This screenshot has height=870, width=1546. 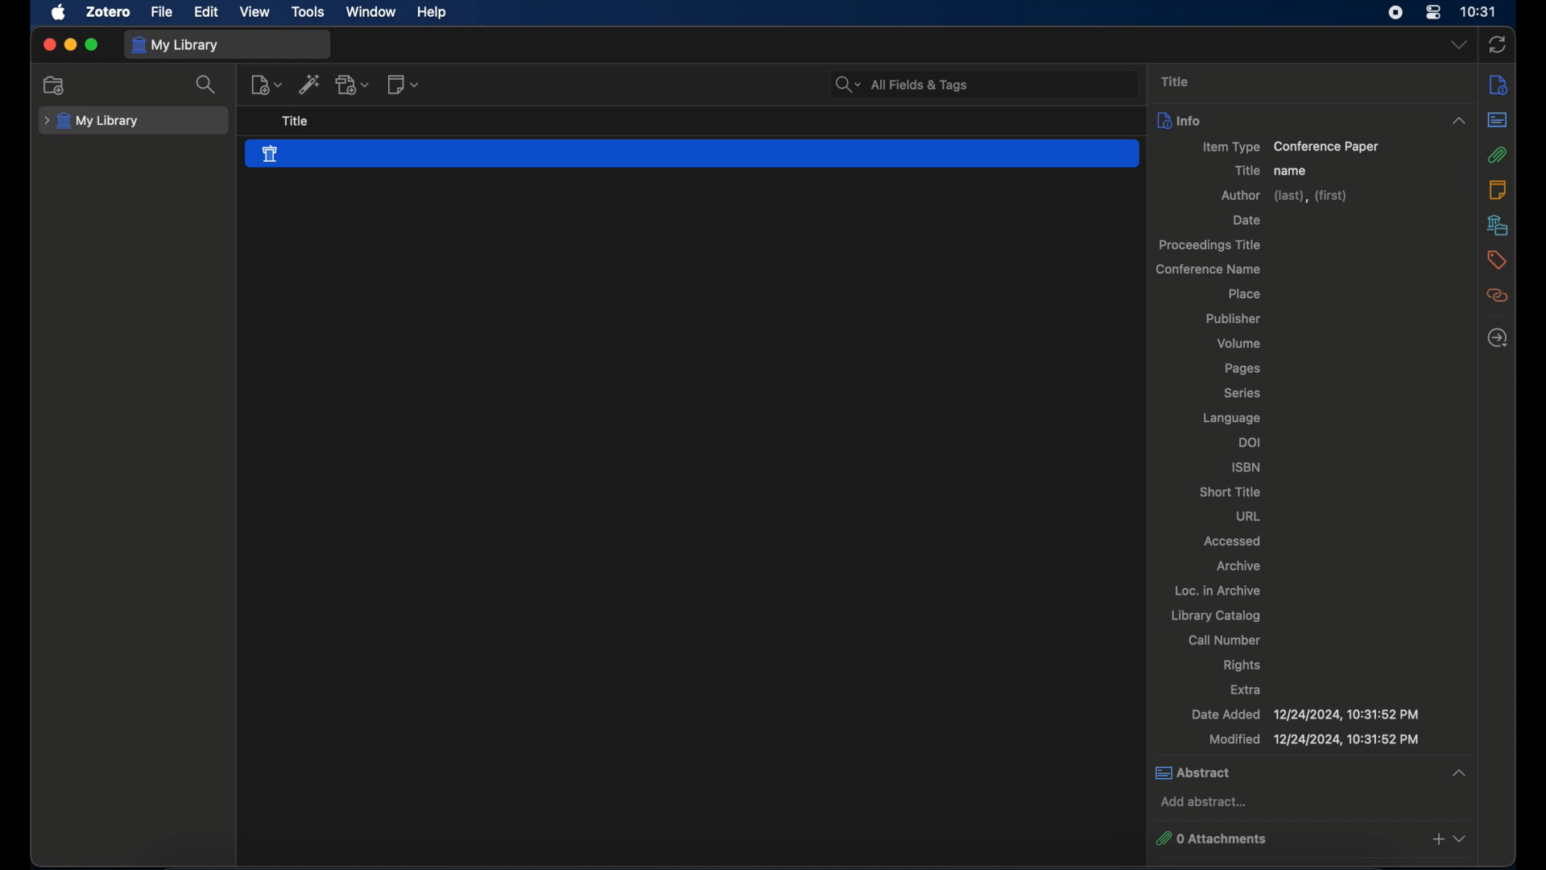 What do you see at coordinates (206, 12) in the screenshot?
I see `edit` at bounding box center [206, 12].